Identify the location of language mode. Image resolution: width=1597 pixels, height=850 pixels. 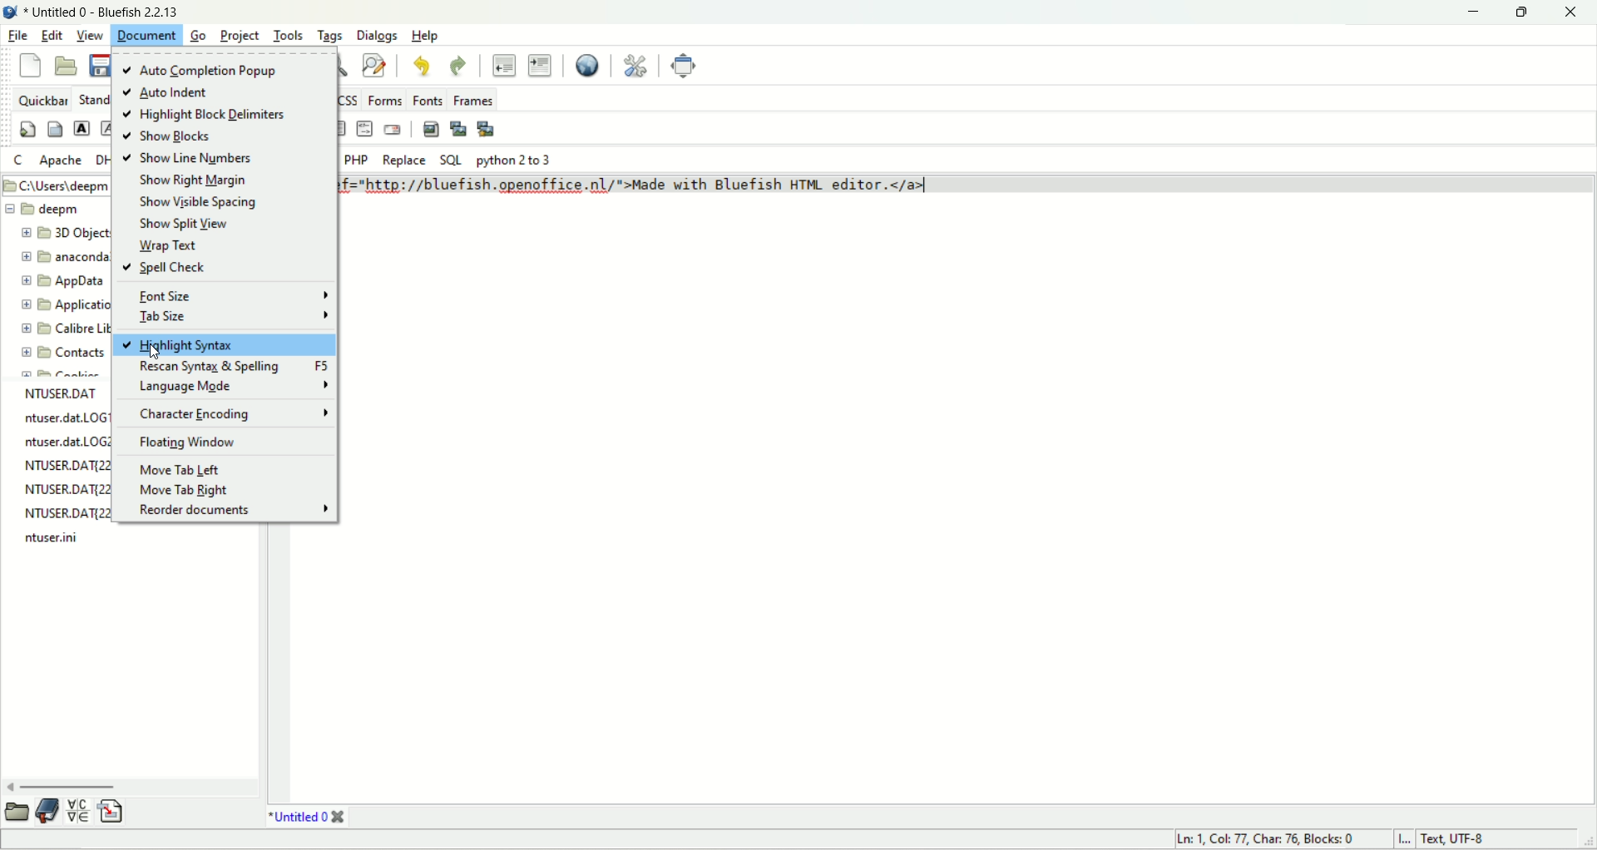
(235, 386).